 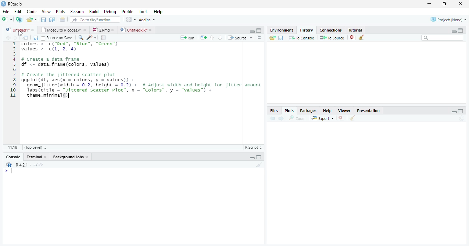 What do you see at coordinates (220, 38) in the screenshot?
I see `Go to next section/chunk` at bounding box center [220, 38].